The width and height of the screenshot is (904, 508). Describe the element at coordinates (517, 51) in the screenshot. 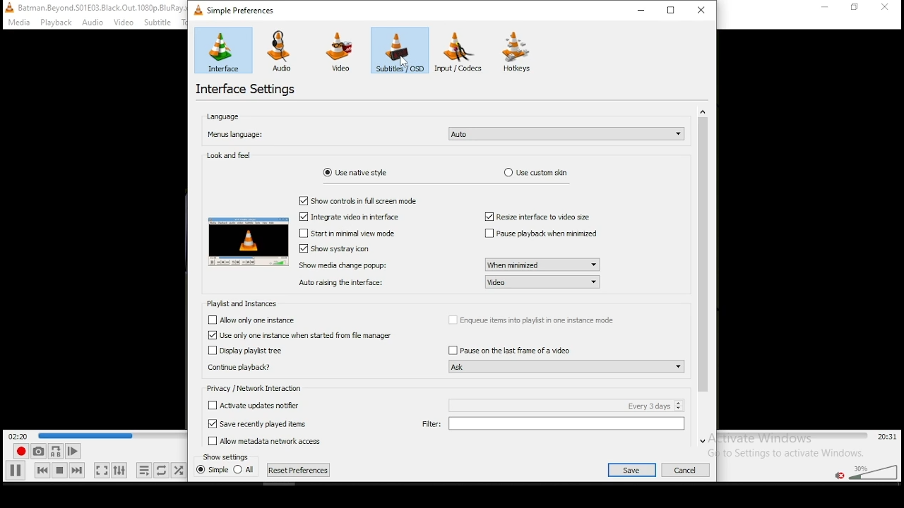

I see `hotkeys` at that location.